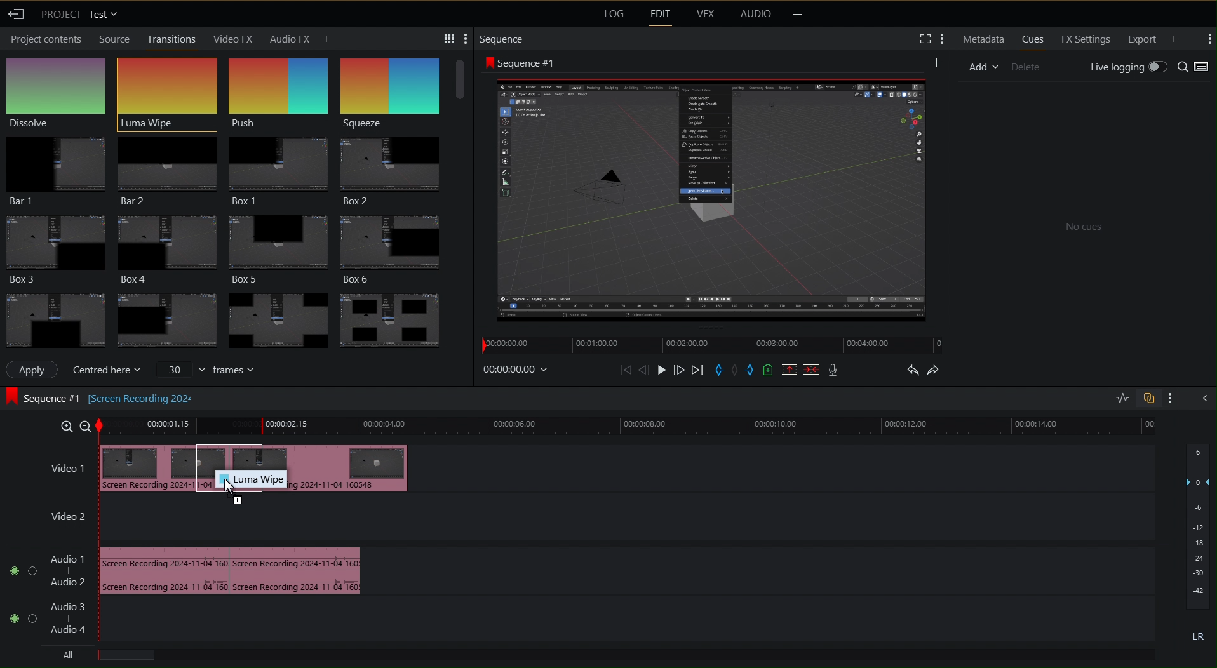  Describe the element at coordinates (712, 198) in the screenshot. I see `Preview` at that location.